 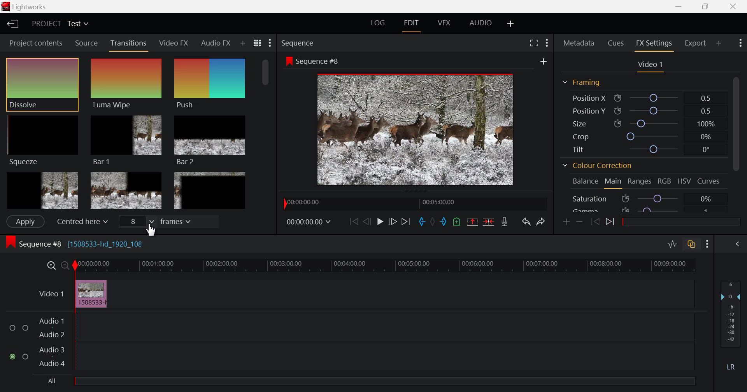 What do you see at coordinates (653, 44) in the screenshot?
I see `FX Settings` at bounding box center [653, 44].